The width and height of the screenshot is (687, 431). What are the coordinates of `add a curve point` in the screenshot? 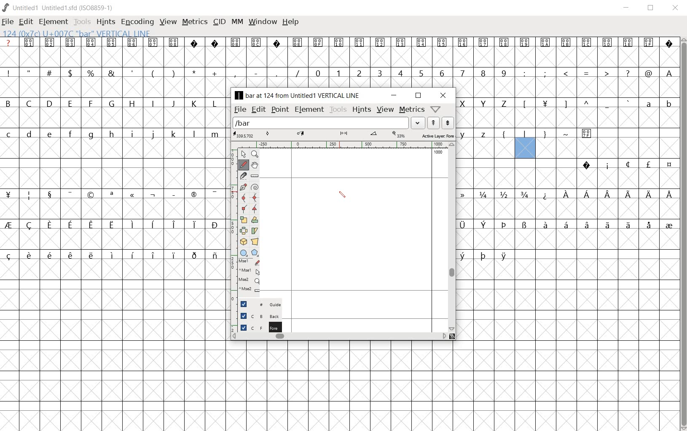 It's located at (243, 197).